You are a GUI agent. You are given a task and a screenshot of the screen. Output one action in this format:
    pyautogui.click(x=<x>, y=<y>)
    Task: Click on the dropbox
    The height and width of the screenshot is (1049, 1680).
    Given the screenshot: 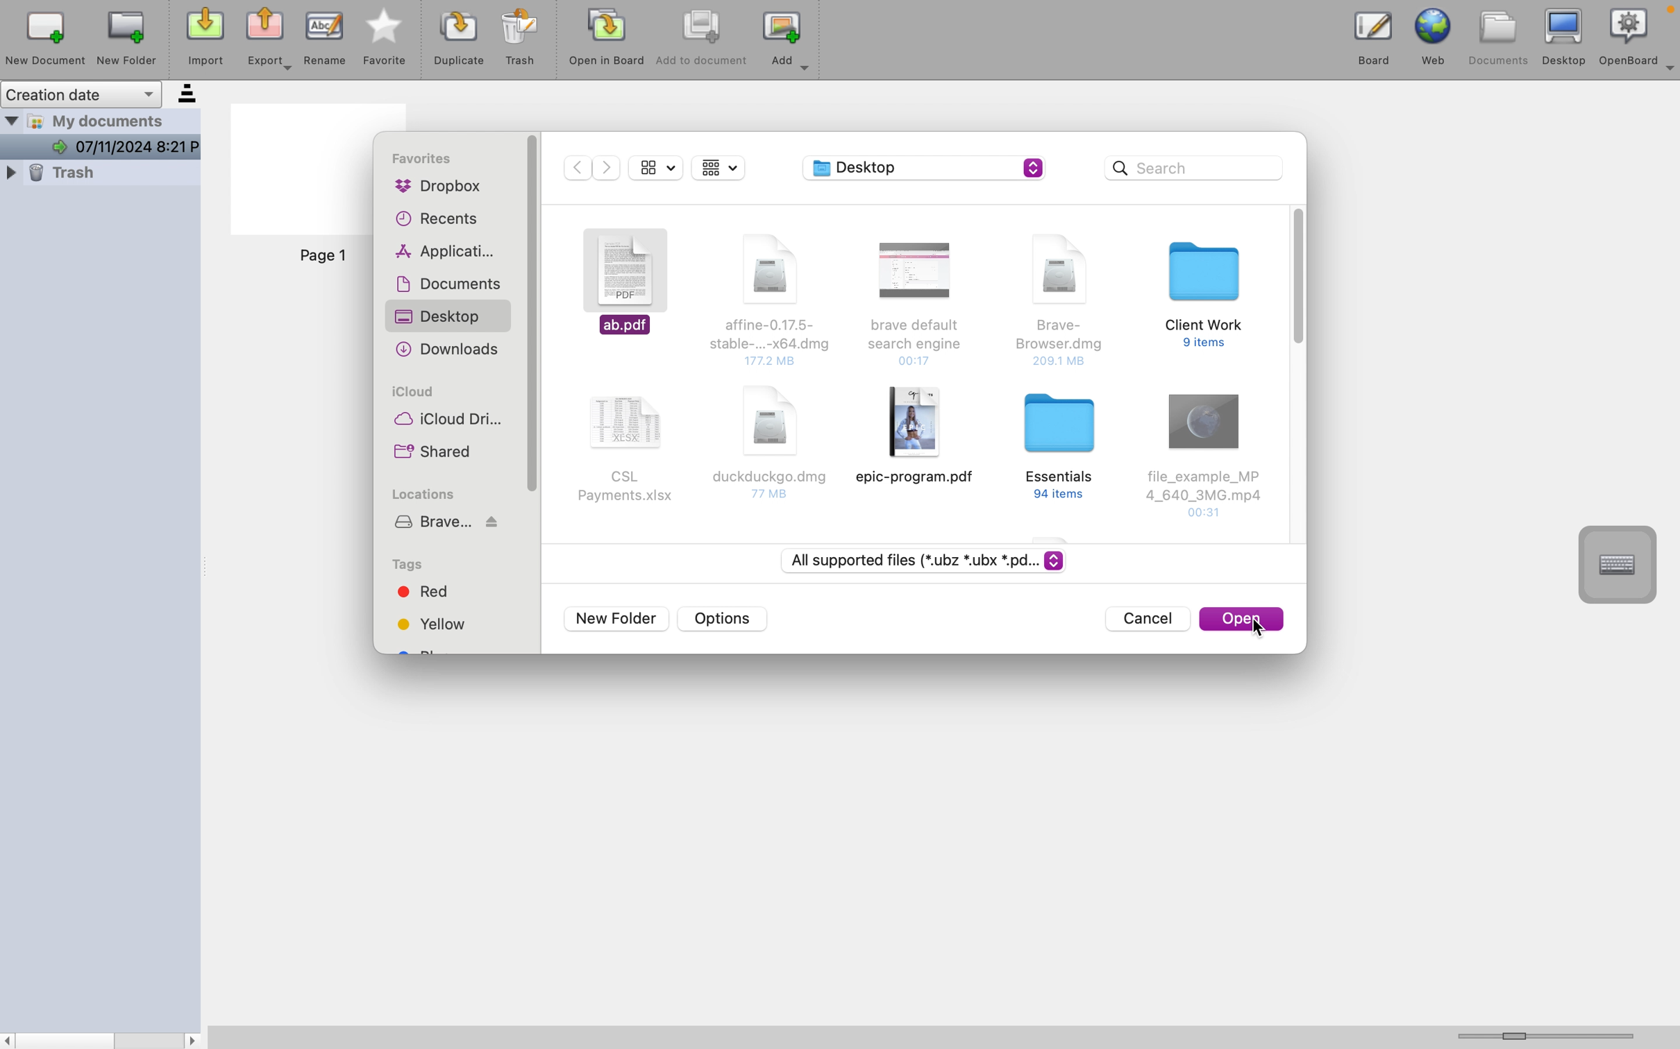 What is the action you would take?
    pyautogui.click(x=437, y=187)
    